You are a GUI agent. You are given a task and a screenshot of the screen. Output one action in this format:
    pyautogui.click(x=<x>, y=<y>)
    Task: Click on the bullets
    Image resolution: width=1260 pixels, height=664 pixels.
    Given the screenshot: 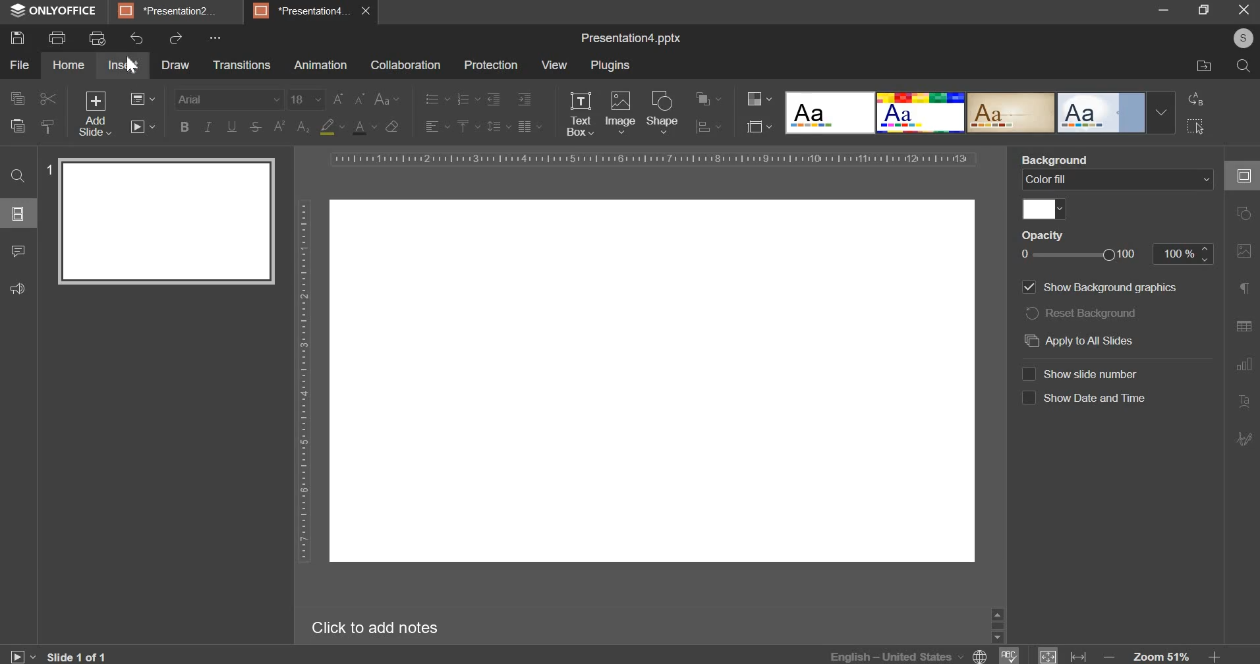 What is the action you would take?
    pyautogui.click(x=436, y=99)
    